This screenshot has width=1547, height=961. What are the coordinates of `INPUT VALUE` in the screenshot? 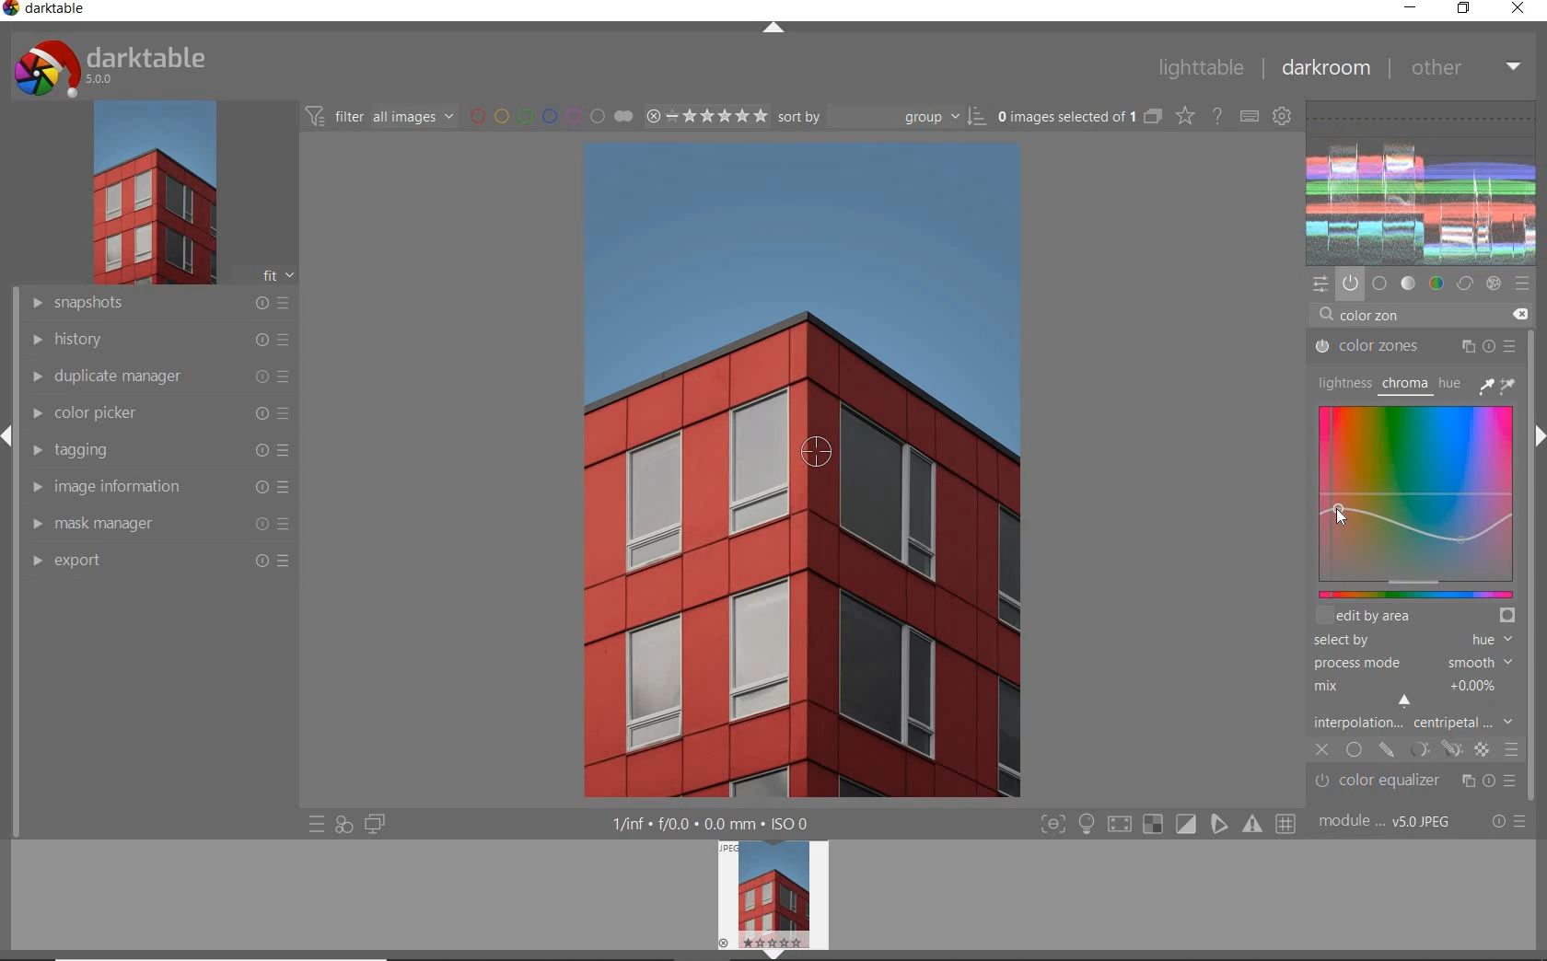 It's located at (1361, 317).